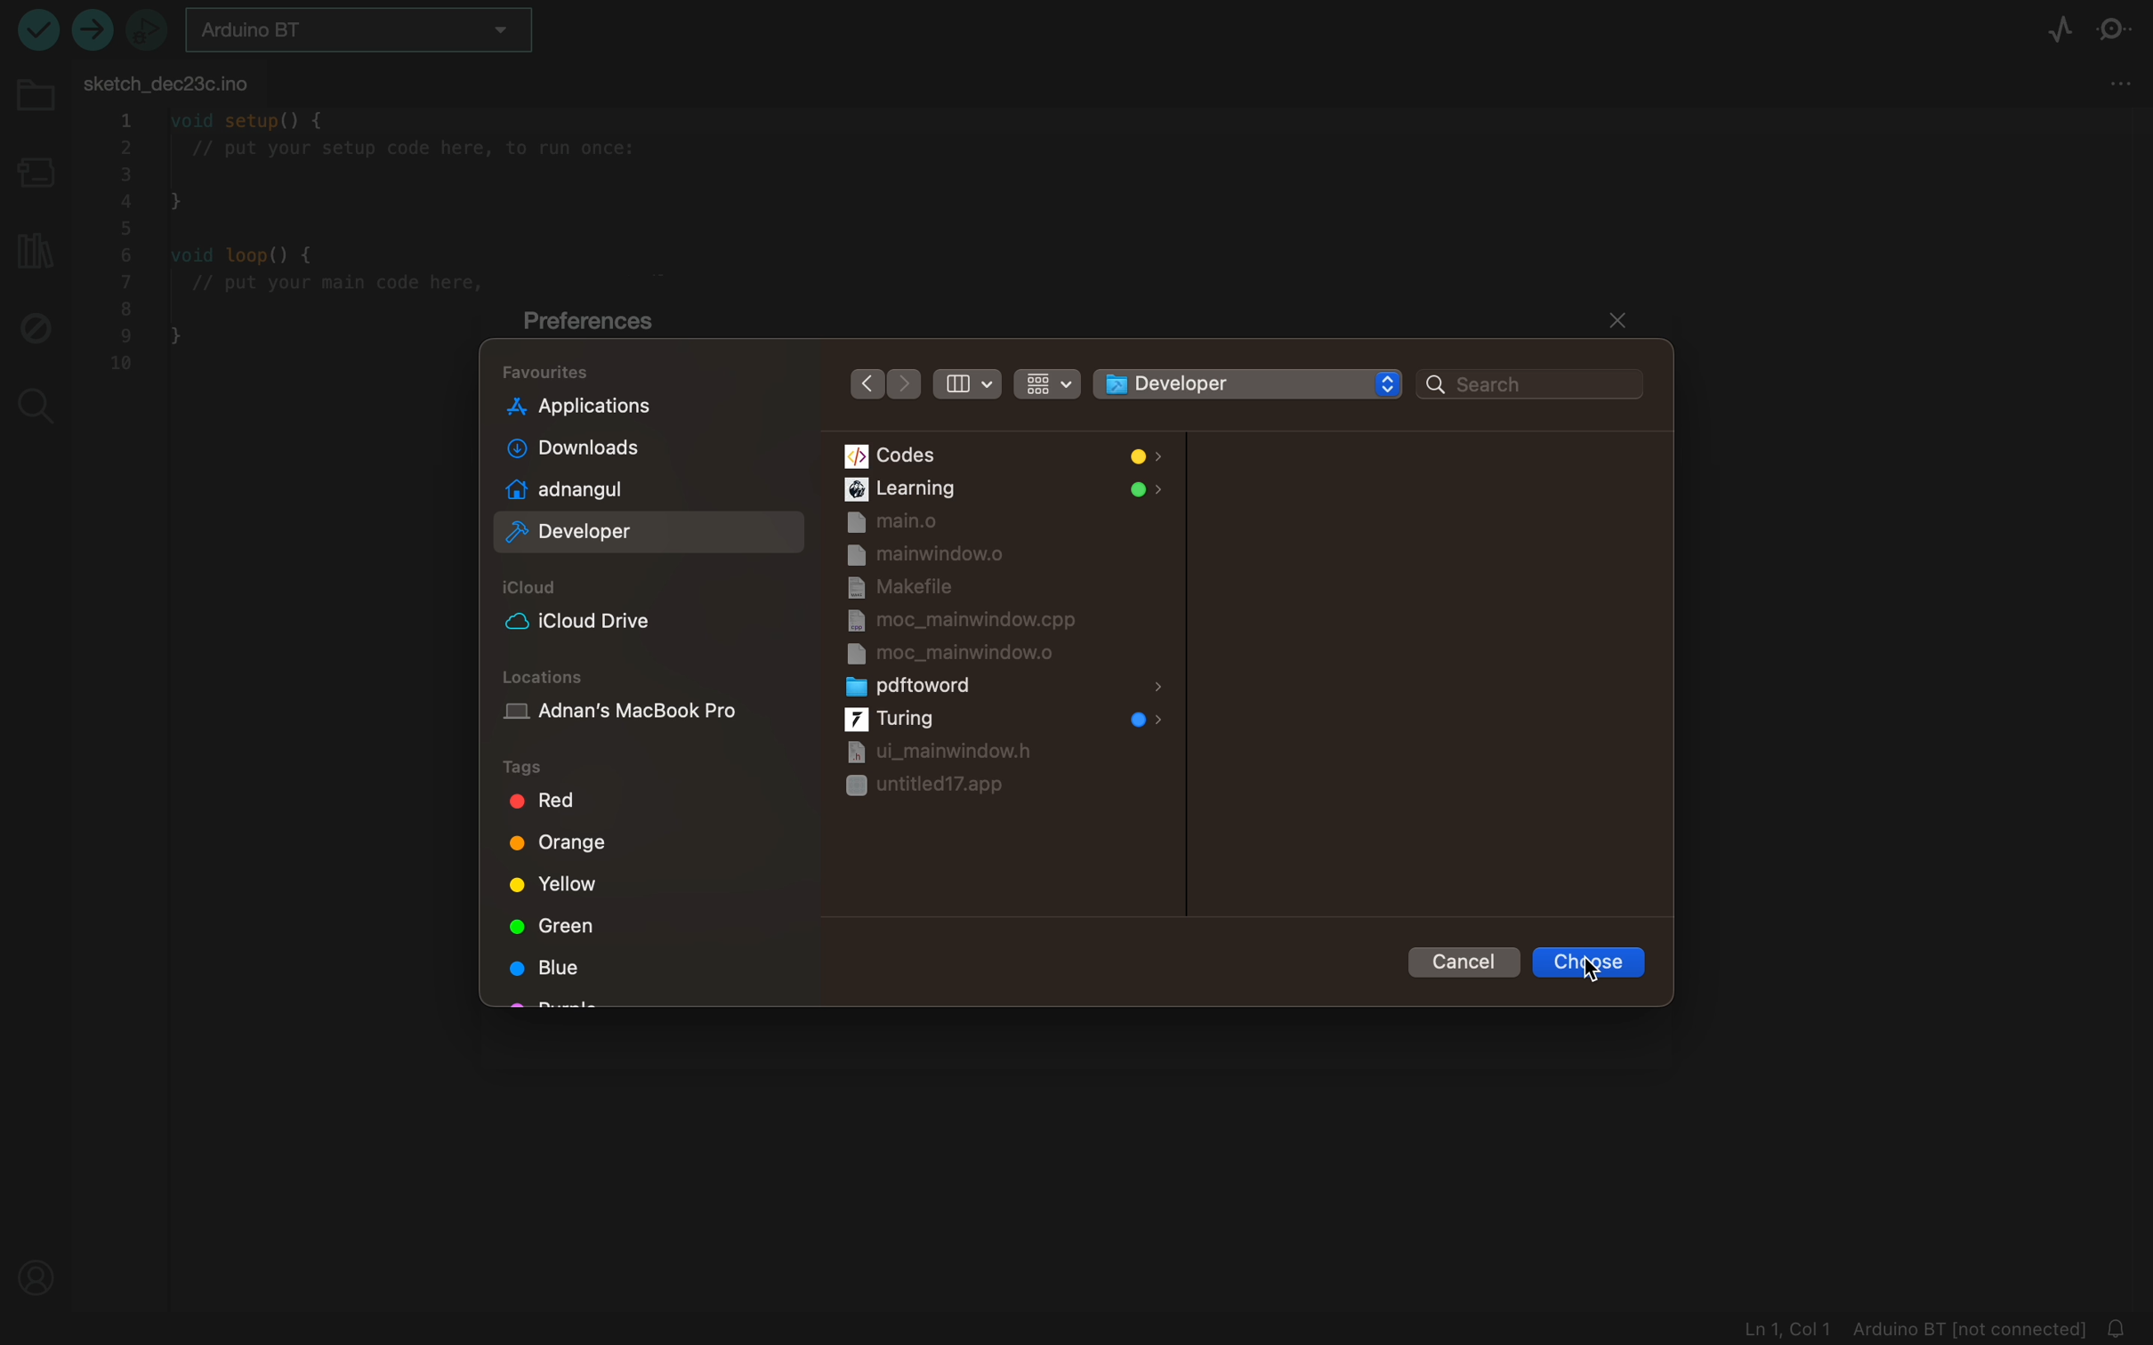 The image size is (2153, 1345). Describe the element at coordinates (99, 28) in the screenshot. I see `upload` at that location.